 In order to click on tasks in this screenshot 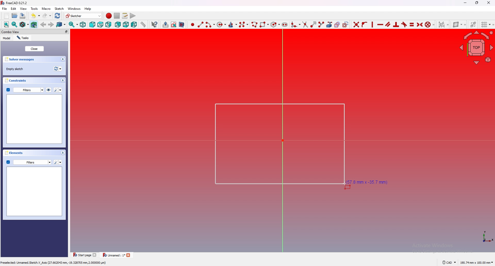, I will do `click(23, 38)`.